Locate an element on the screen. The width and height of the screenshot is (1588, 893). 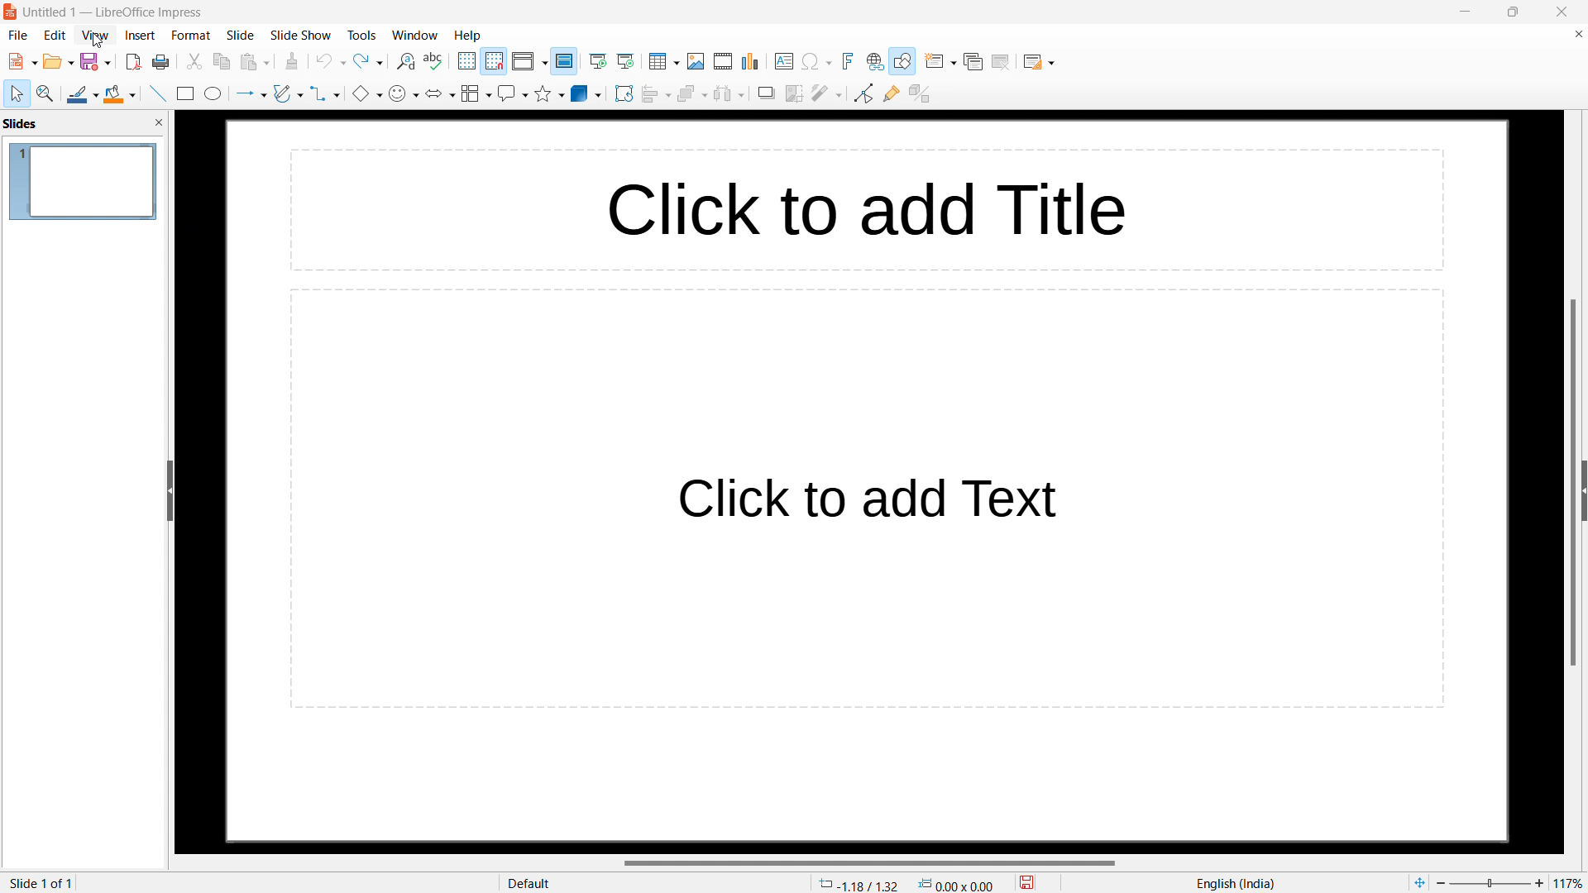
new is located at coordinates (23, 61).